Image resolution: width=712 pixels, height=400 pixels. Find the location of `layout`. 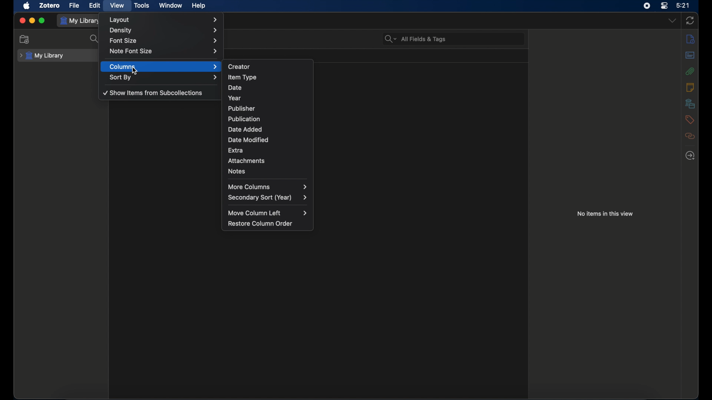

layout is located at coordinates (164, 20).